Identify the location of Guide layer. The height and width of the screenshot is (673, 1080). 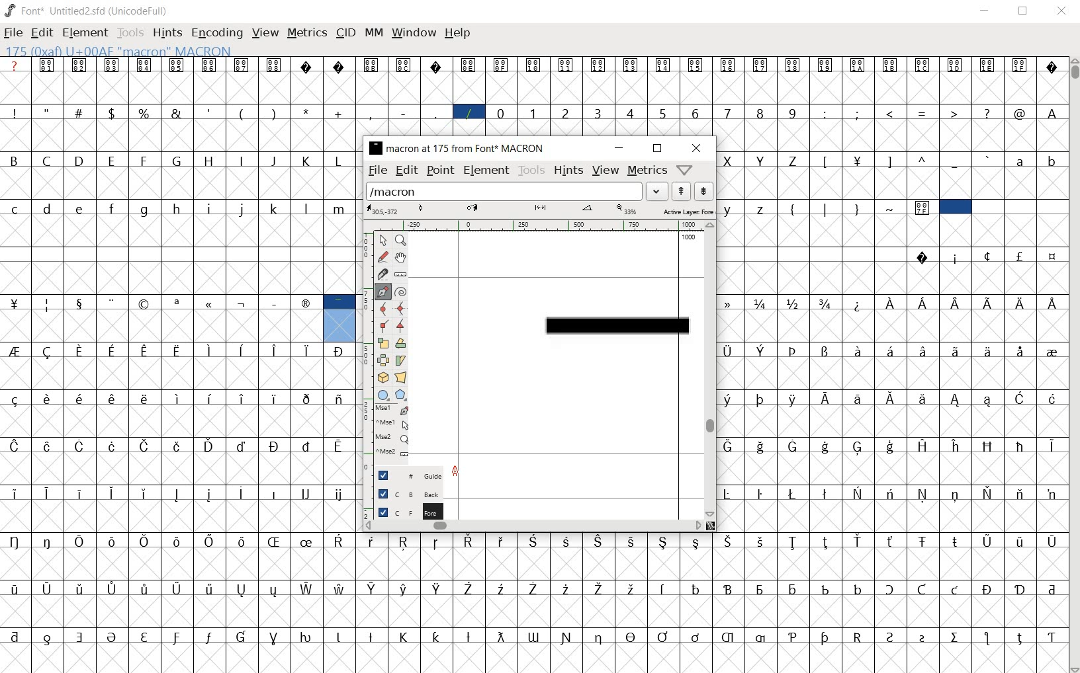
(412, 474).